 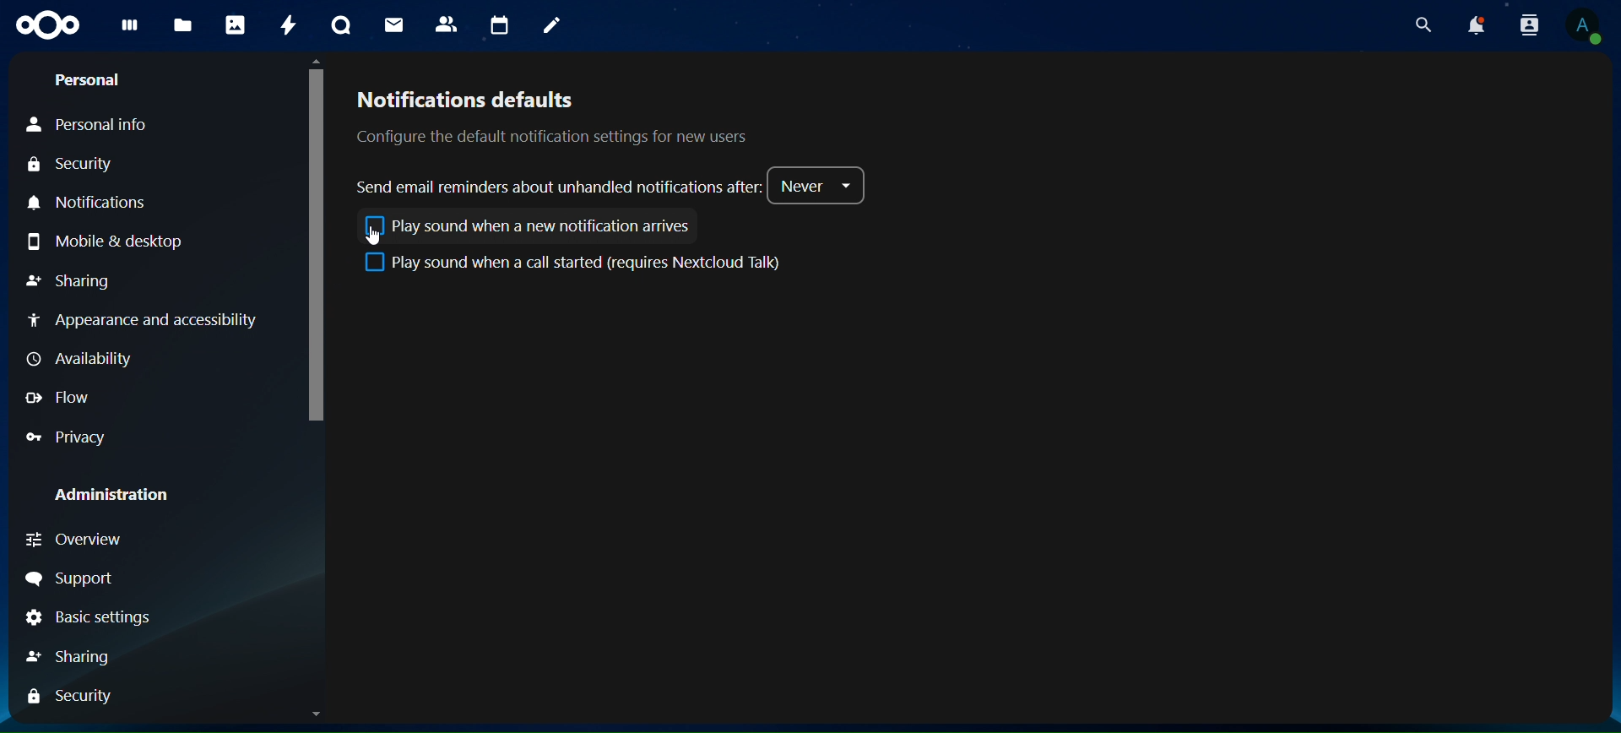 What do you see at coordinates (113, 496) in the screenshot?
I see `Administration` at bounding box center [113, 496].